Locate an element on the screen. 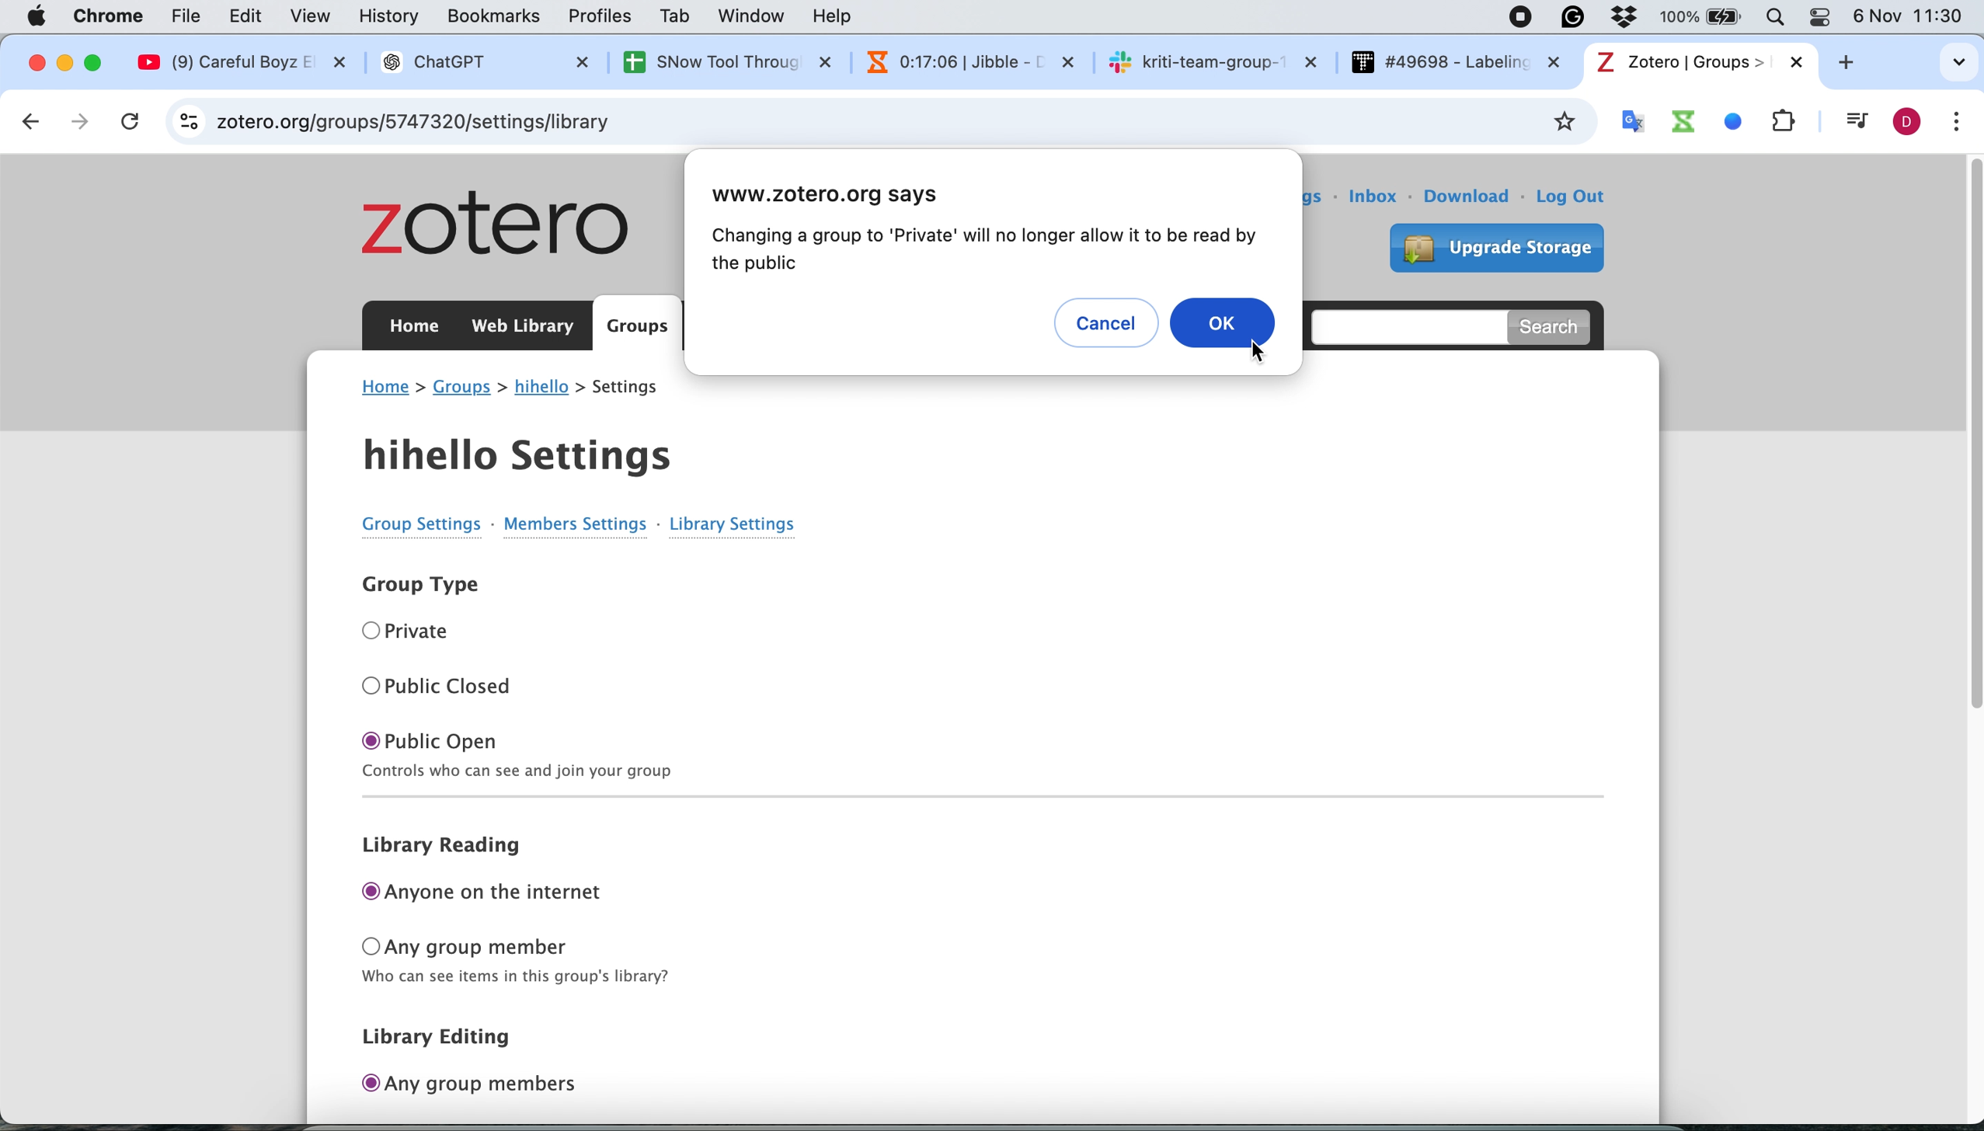 Image resolution: width=1984 pixels, height=1131 pixels. help is located at coordinates (840, 16).